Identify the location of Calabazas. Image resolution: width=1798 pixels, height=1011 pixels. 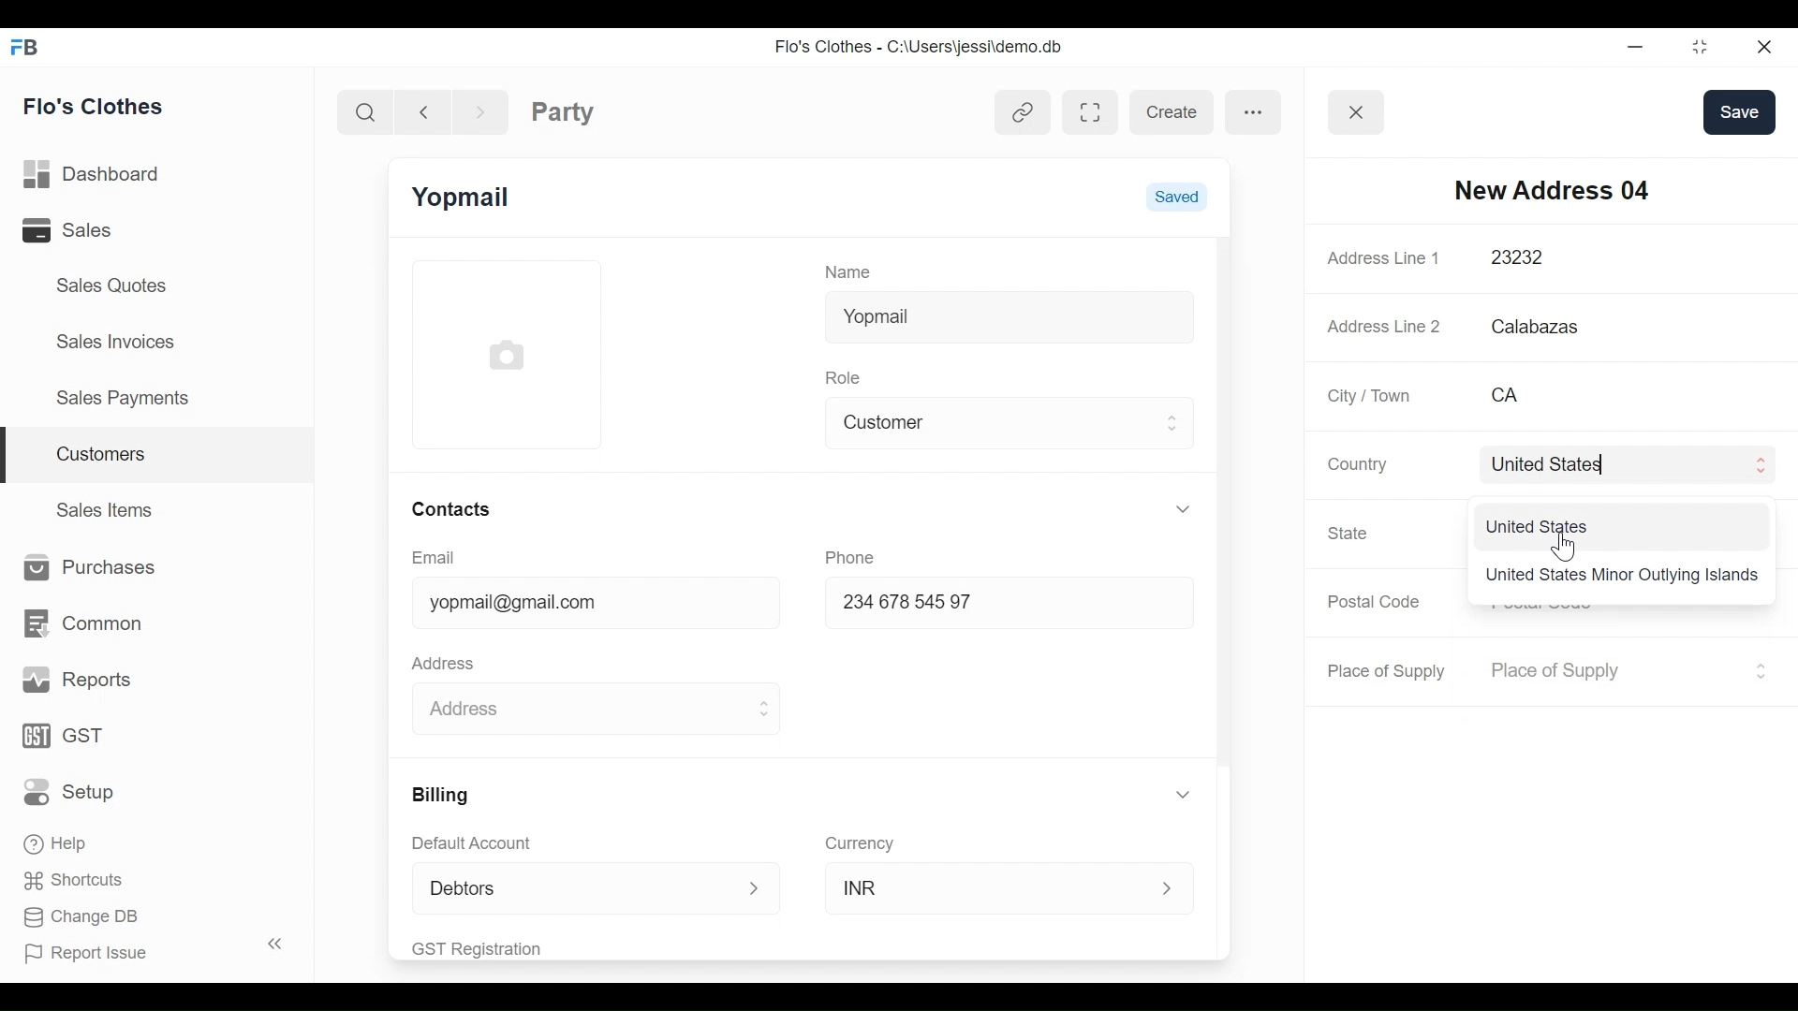
(1628, 327).